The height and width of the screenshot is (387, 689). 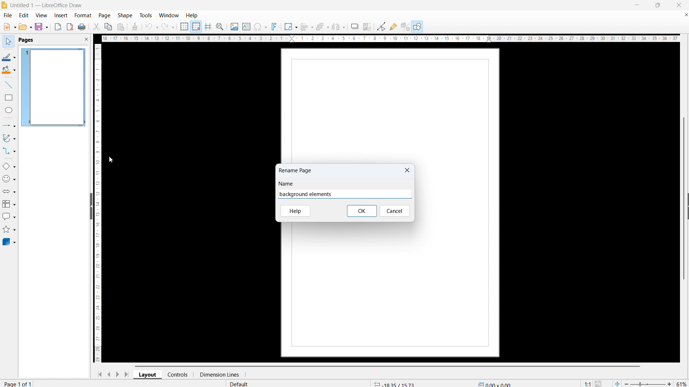 I want to click on paste, so click(x=121, y=27).